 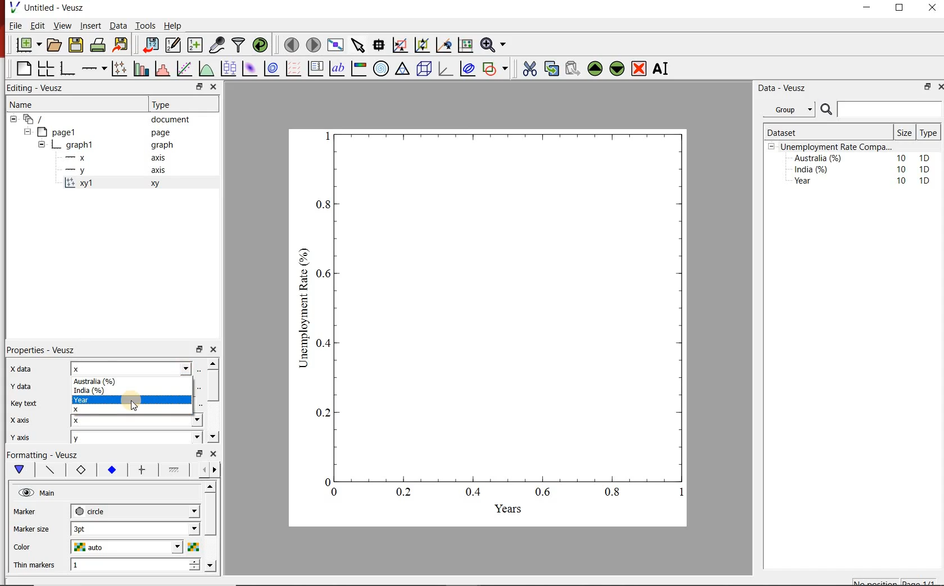 I want to click on View, so click(x=61, y=26).